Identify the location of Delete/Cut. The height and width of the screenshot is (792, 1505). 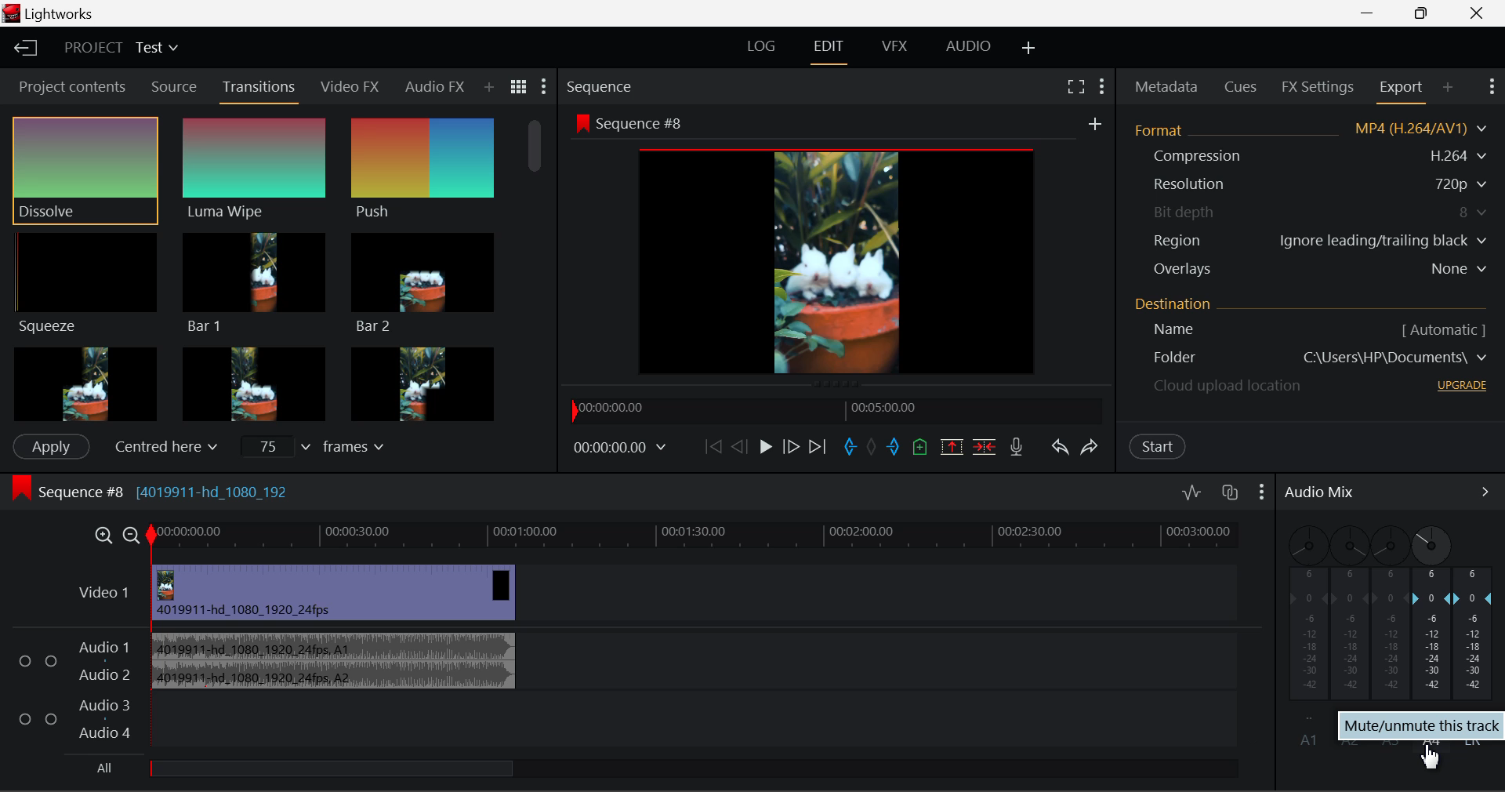
(986, 445).